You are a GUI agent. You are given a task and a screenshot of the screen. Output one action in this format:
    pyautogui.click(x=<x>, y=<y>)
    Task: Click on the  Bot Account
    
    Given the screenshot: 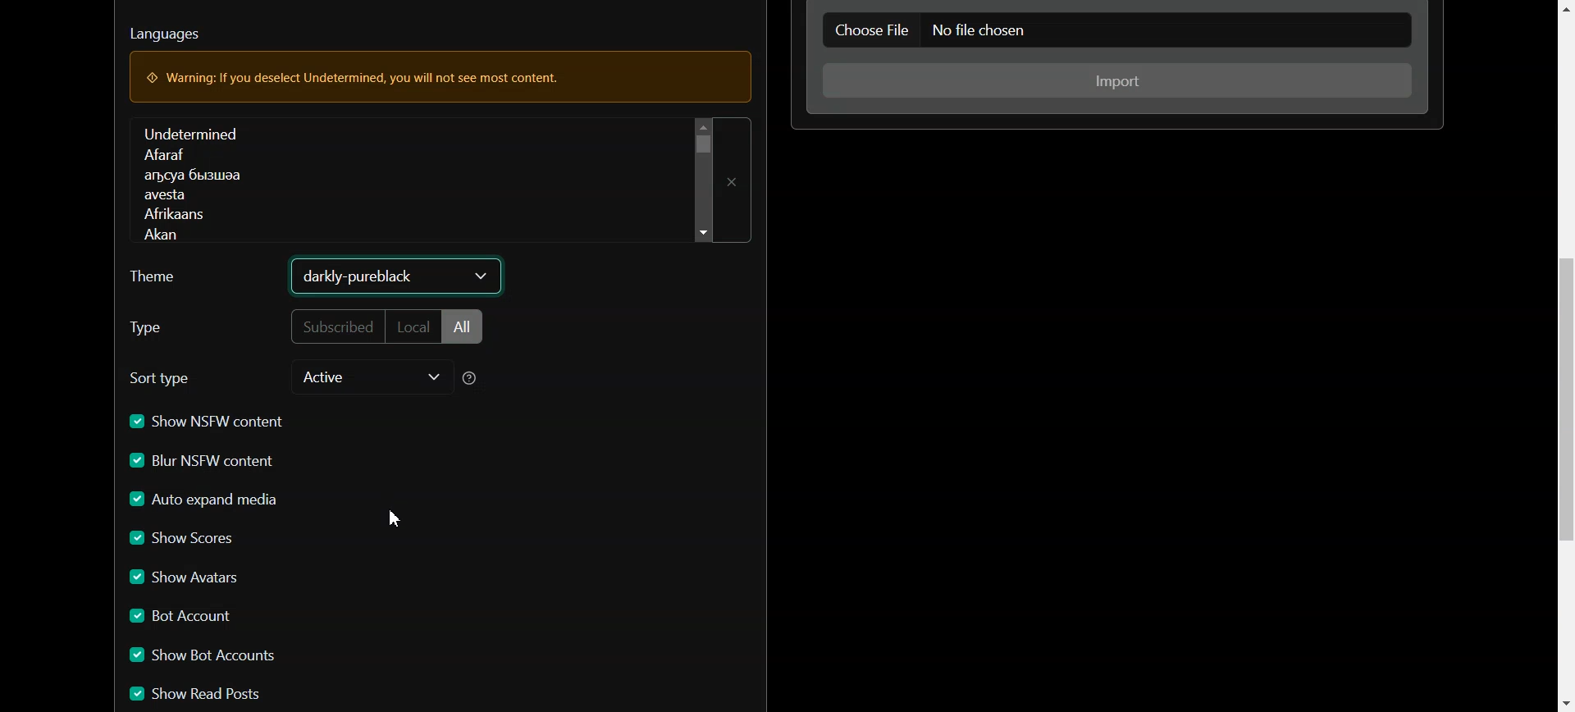 What is the action you would take?
    pyautogui.click(x=184, y=618)
    